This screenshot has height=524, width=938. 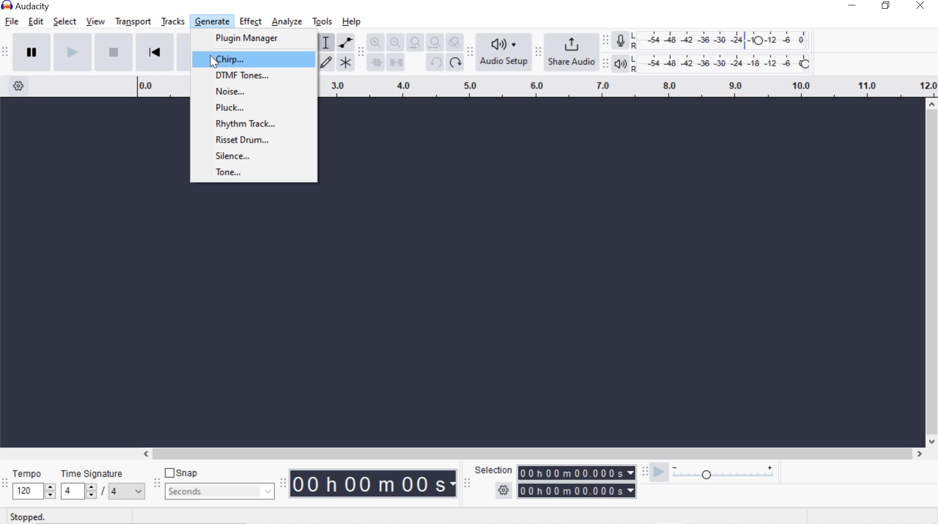 What do you see at coordinates (619, 64) in the screenshot?
I see `Playback meter` at bounding box center [619, 64].